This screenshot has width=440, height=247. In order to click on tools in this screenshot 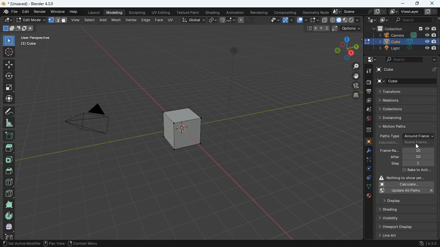, I will do `click(368, 71)`.